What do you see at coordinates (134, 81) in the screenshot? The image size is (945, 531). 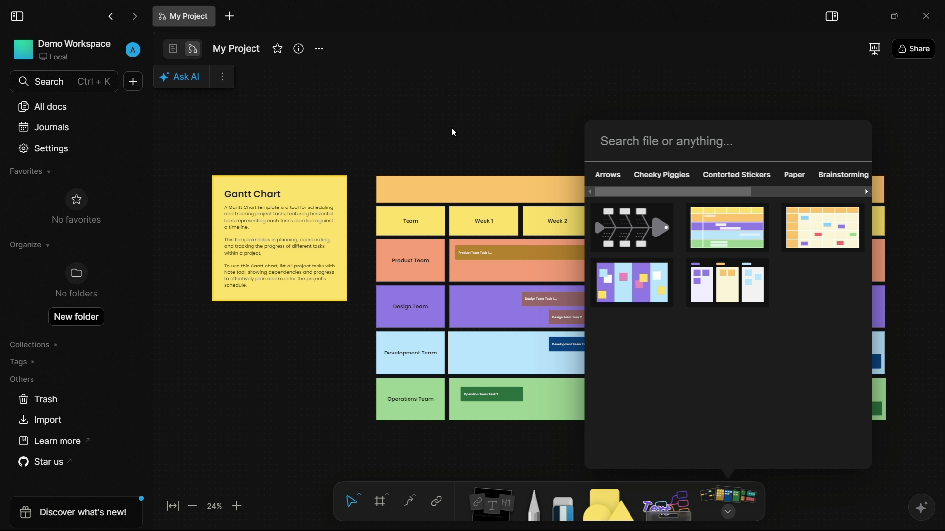 I see `new document` at bounding box center [134, 81].